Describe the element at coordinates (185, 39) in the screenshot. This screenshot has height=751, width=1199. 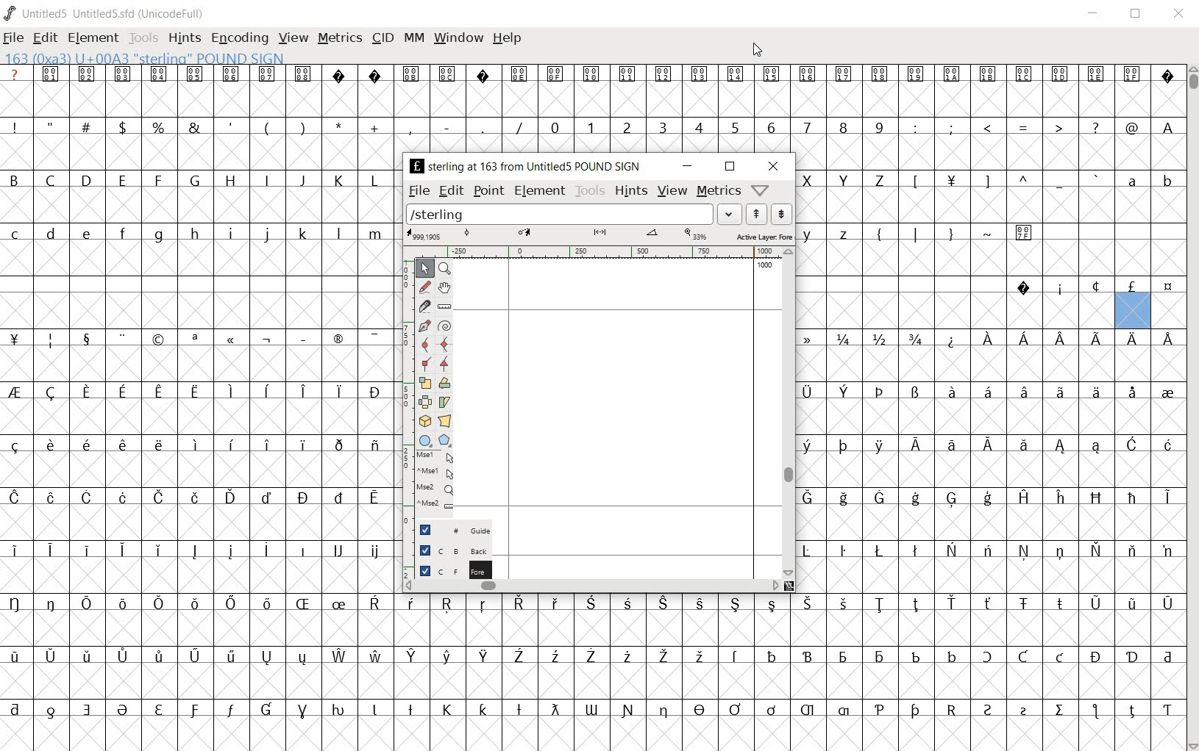
I see `HINTS` at that location.